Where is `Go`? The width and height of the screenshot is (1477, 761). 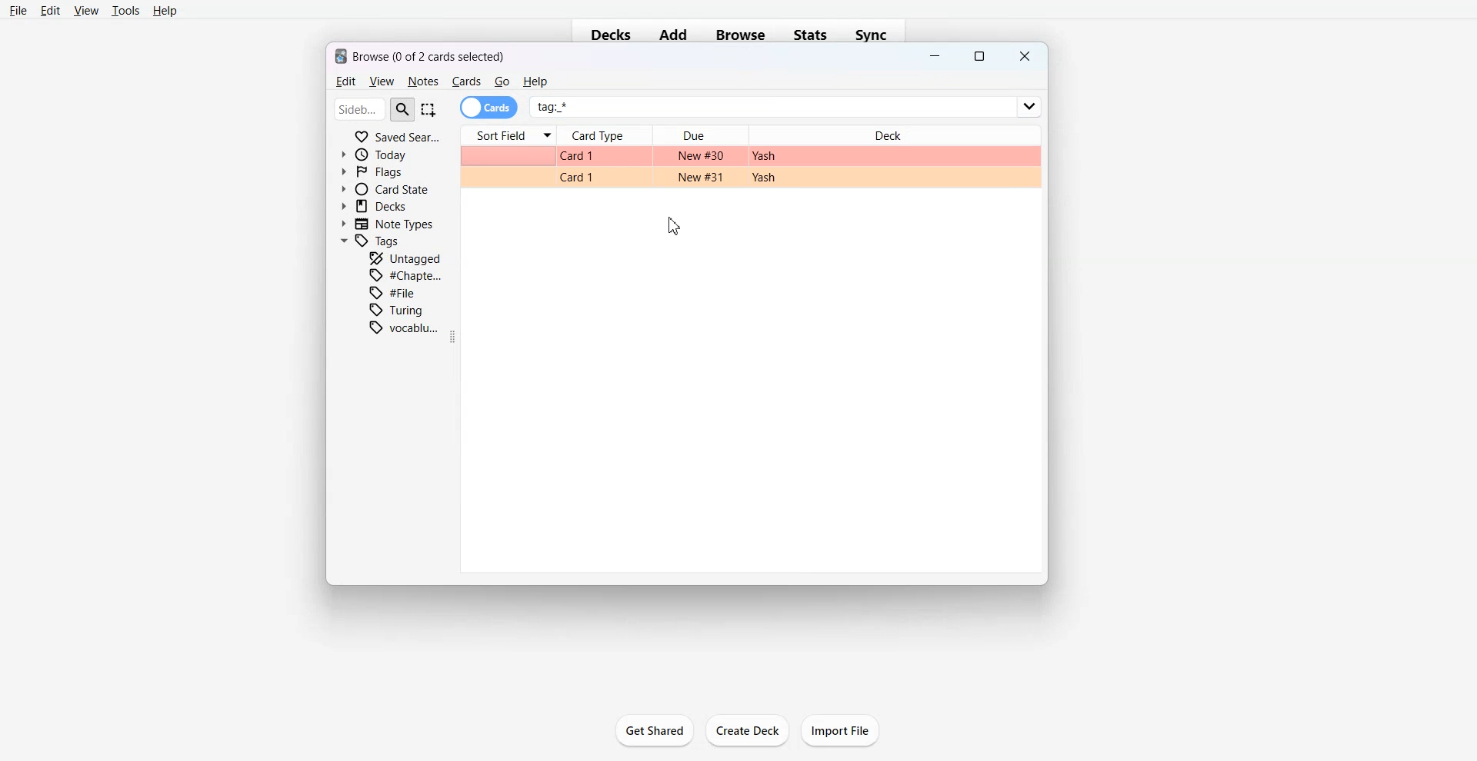
Go is located at coordinates (502, 81).